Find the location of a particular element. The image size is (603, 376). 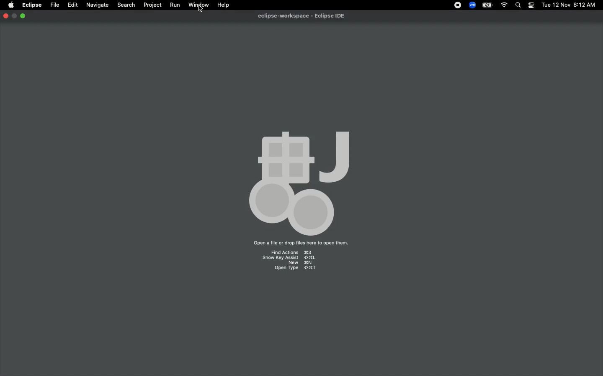

Show key assist is located at coordinates (289, 257).